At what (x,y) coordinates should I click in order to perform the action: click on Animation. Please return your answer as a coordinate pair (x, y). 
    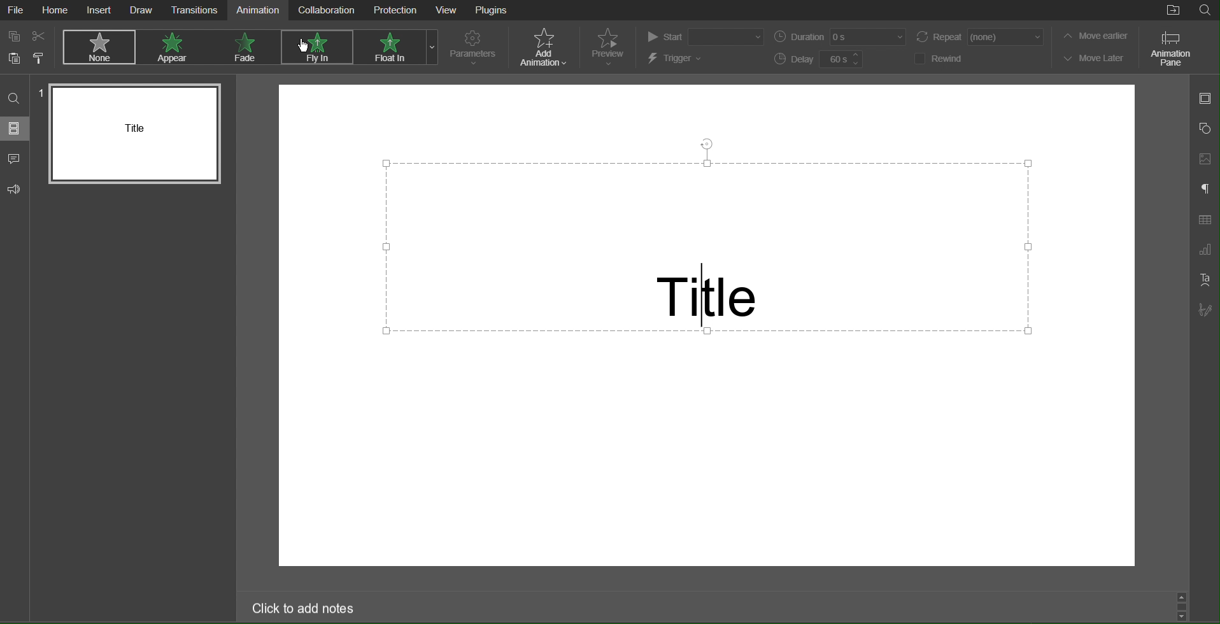
    Looking at the image, I should click on (258, 10).